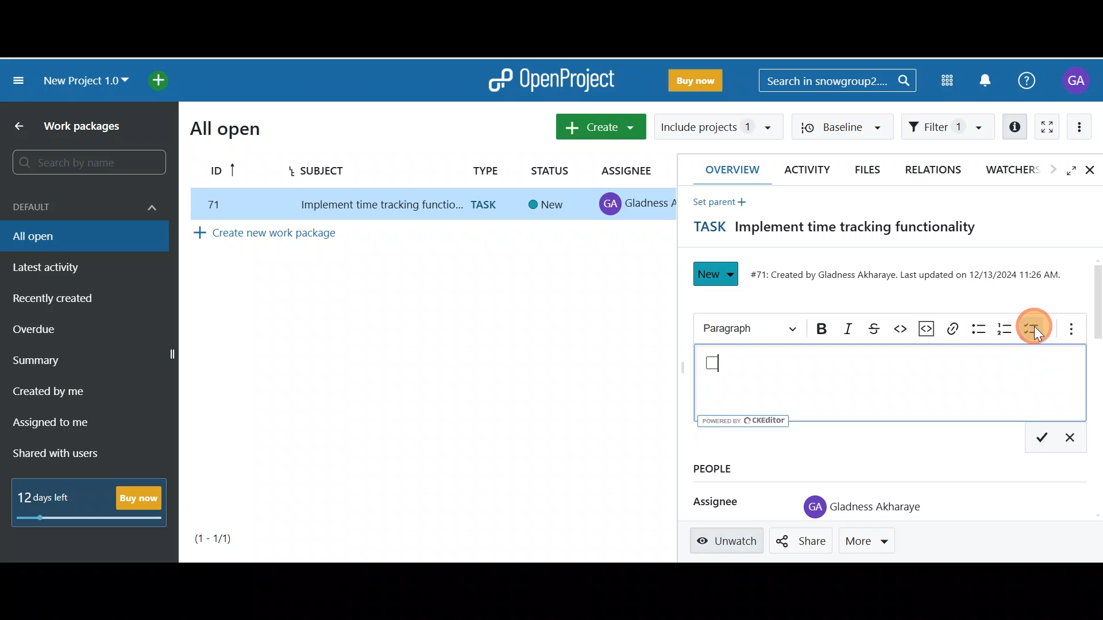  Describe the element at coordinates (548, 205) in the screenshot. I see `new` at that location.